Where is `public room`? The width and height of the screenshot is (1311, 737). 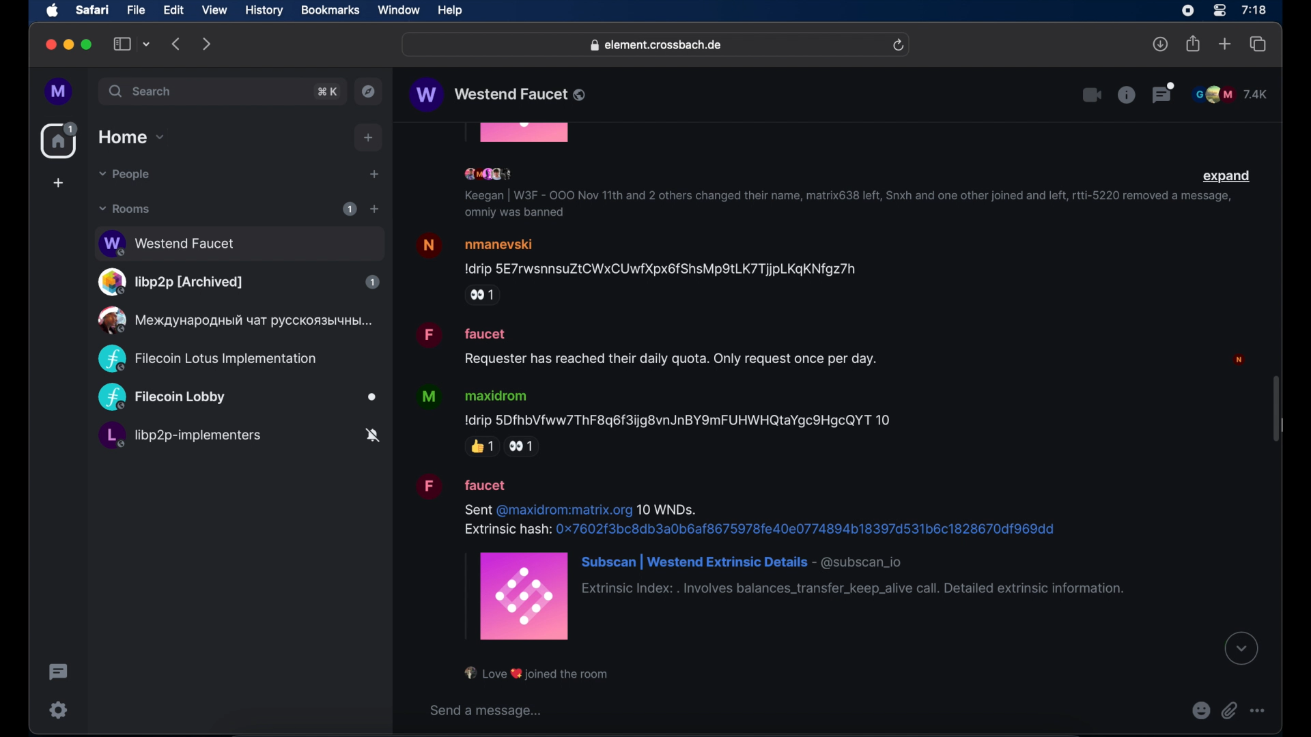 public room is located at coordinates (238, 242).